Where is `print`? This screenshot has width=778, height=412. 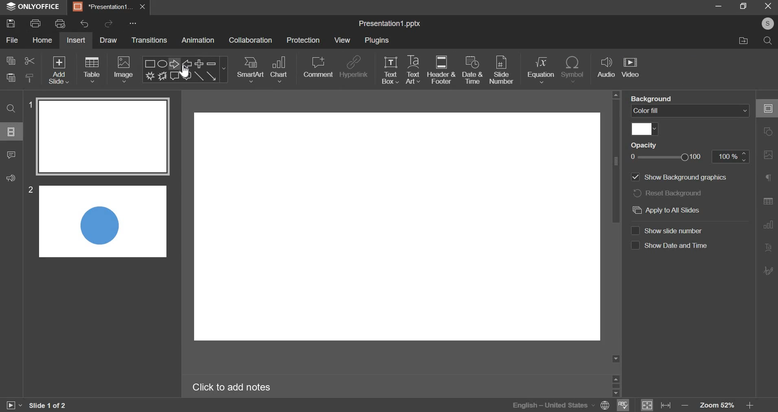
print is located at coordinates (36, 23).